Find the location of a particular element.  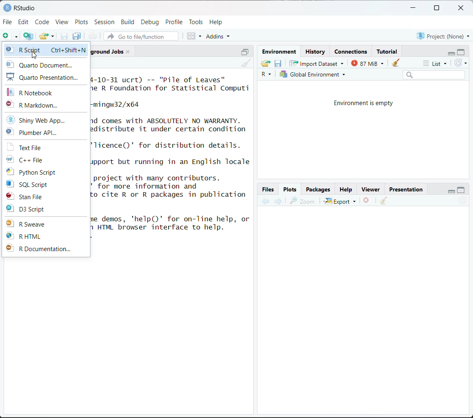

remove the current plot is located at coordinates (367, 202).